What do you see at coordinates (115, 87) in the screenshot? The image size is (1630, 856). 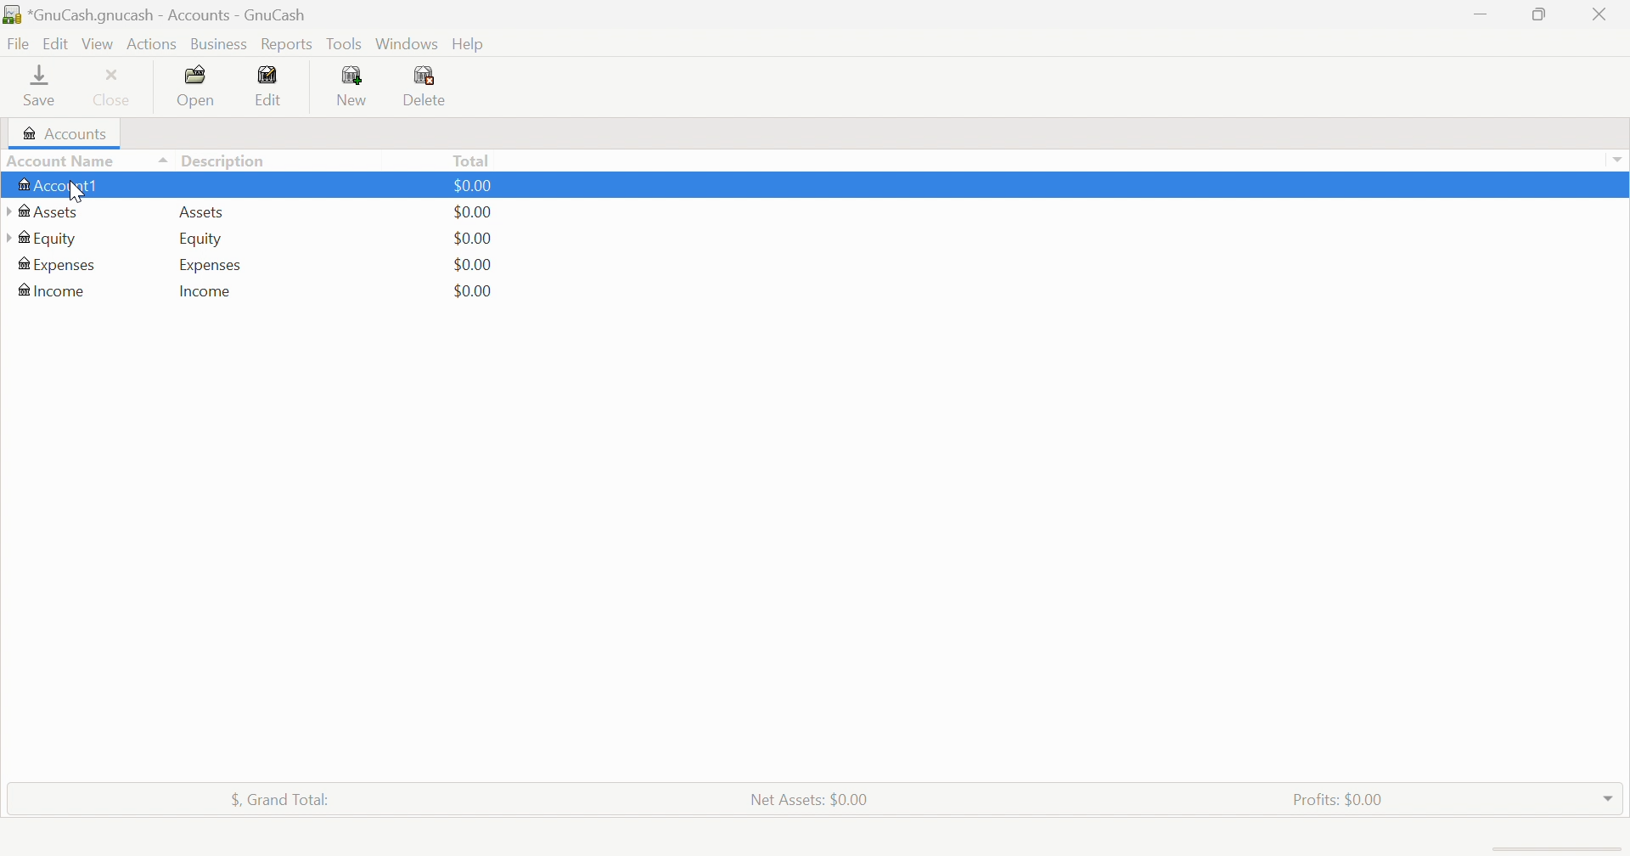 I see `Close` at bounding box center [115, 87].